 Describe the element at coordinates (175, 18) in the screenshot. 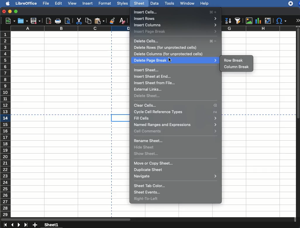

I see `insert rows` at that location.